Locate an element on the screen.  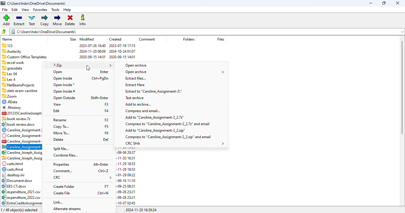
 Caroline _Assignment-2.... 196542 2023-10-06 15:41 2023-10-06 15:41 is located at coordinates (21, 141).